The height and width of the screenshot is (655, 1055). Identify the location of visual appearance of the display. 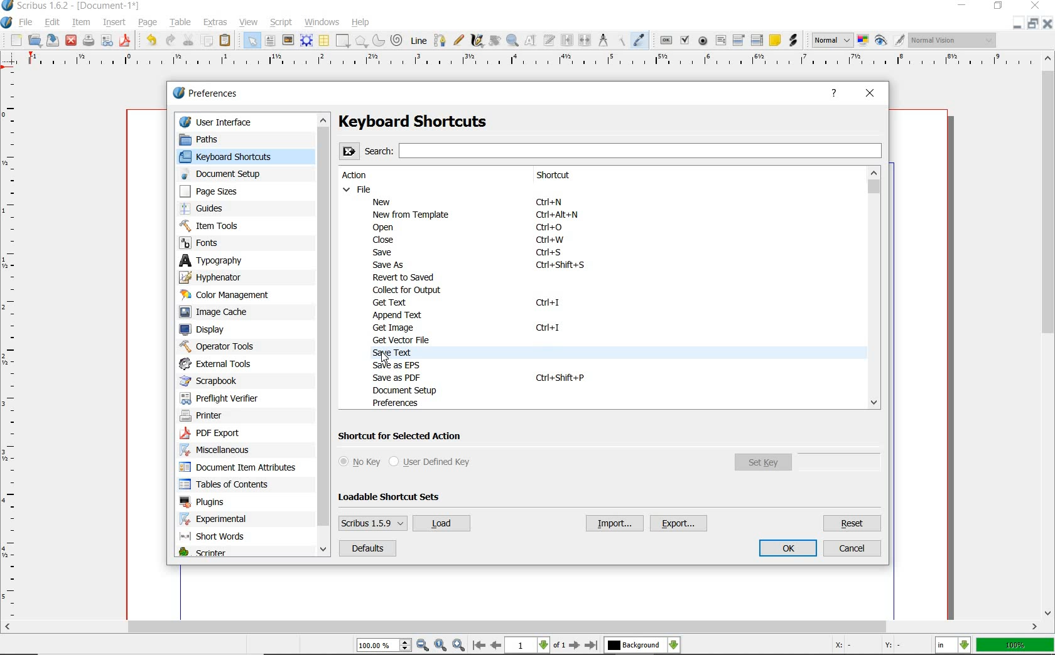
(953, 40).